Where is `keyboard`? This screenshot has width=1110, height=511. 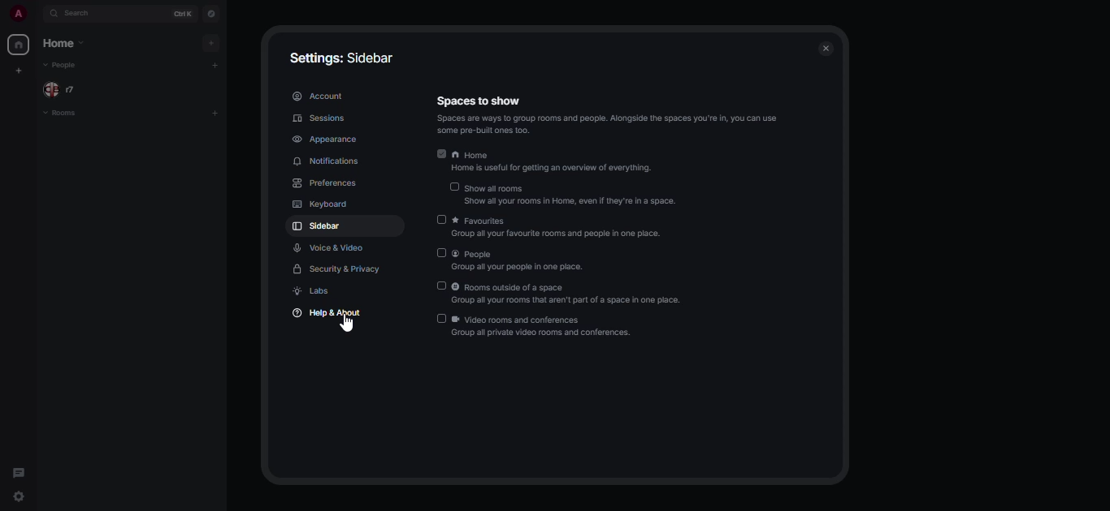 keyboard is located at coordinates (322, 204).